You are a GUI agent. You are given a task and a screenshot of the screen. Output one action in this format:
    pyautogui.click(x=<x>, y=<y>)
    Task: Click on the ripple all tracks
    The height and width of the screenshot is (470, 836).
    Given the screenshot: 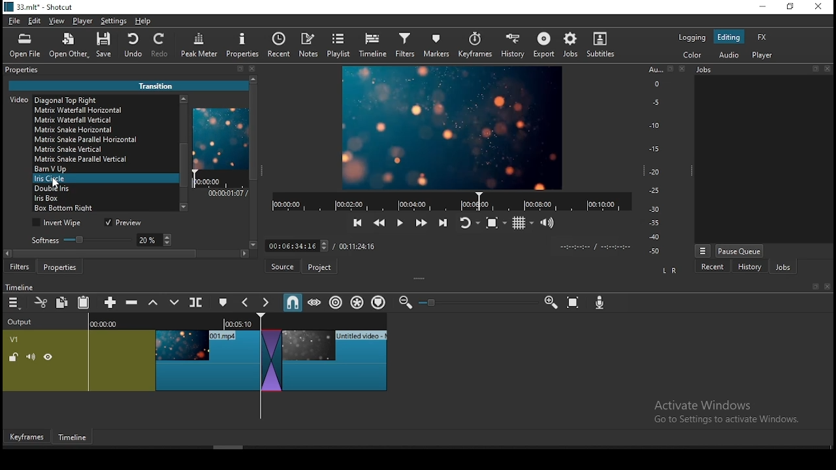 What is the action you would take?
    pyautogui.click(x=358, y=302)
    